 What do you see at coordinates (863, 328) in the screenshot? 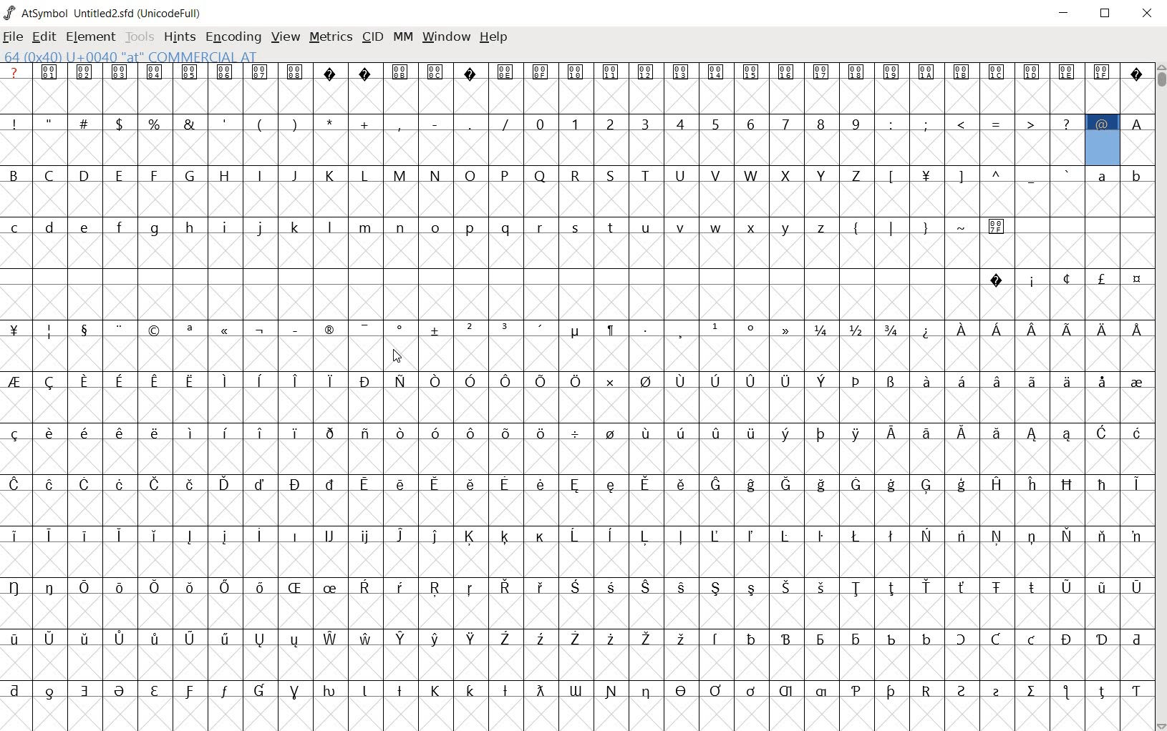
I see `fractions` at bounding box center [863, 328].